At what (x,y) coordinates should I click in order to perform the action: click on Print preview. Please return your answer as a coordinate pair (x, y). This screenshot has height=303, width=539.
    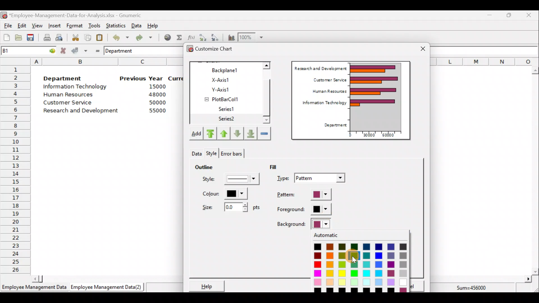
    Looking at the image, I should click on (59, 37).